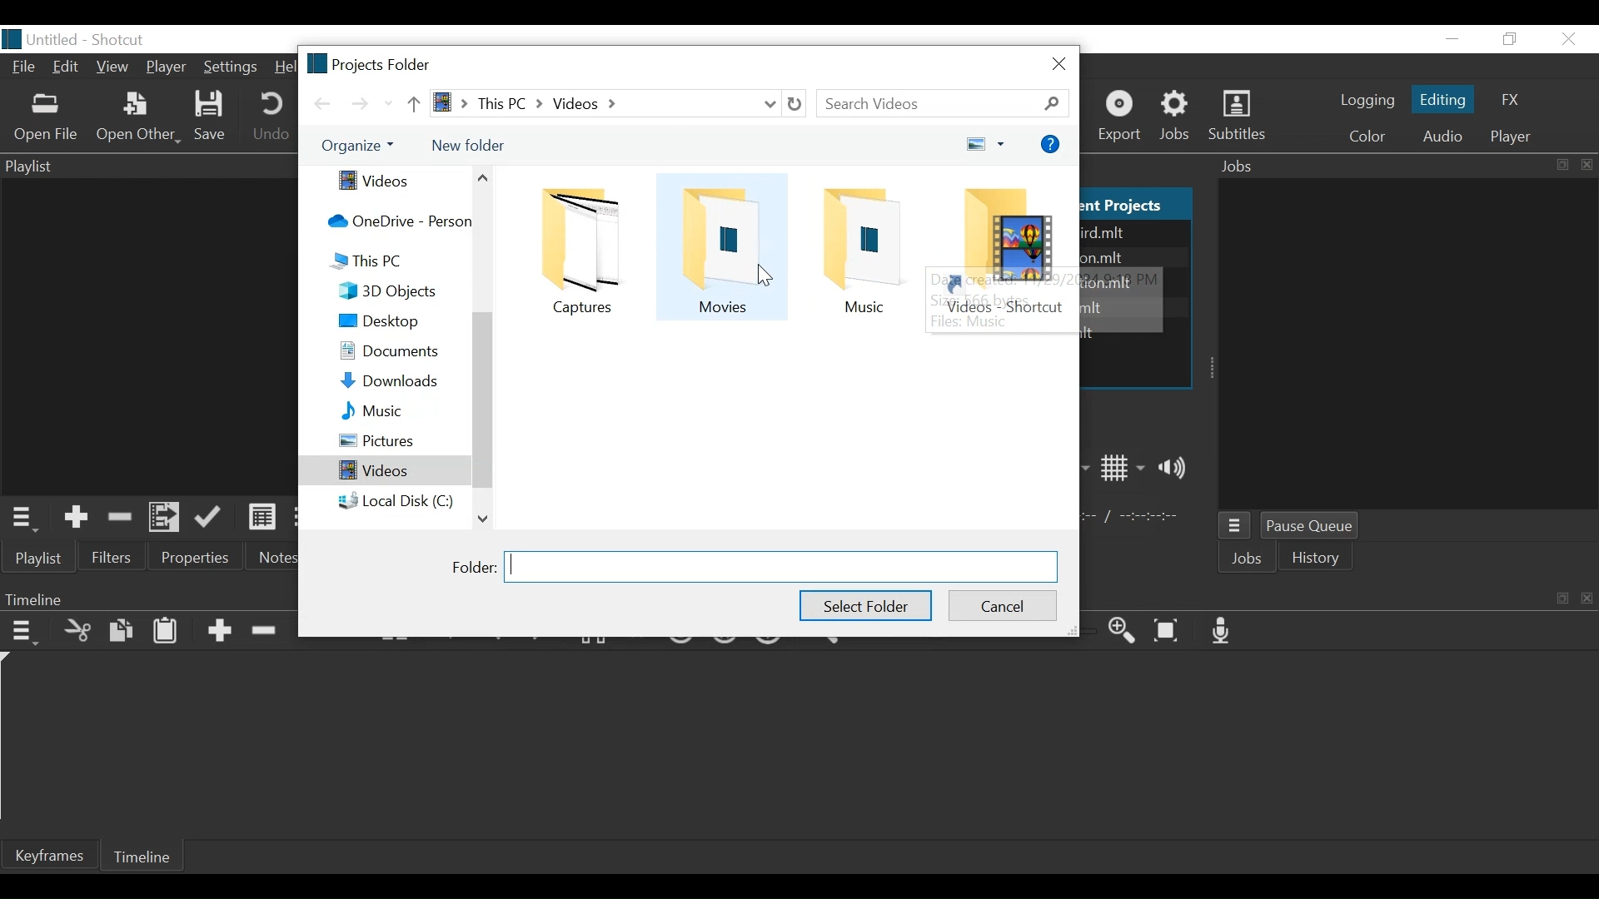  I want to click on Folder, so click(586, 251).